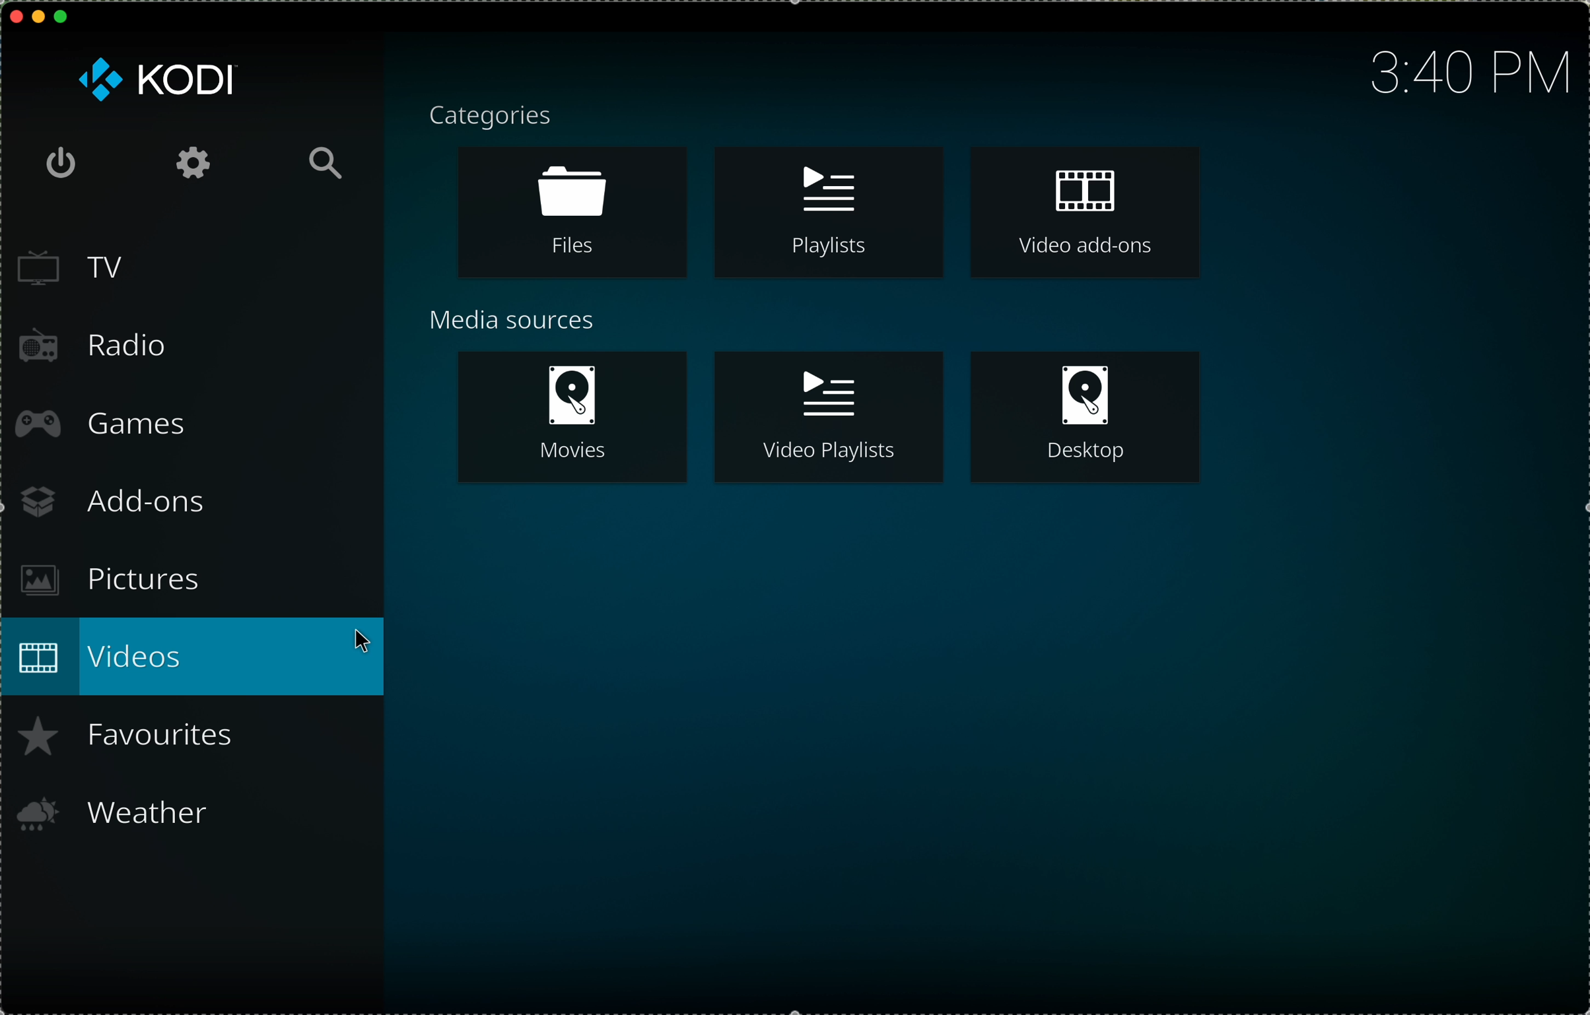  Describe the element at coordinates (1463, 74) in the screenshot. I see `hour` at that location.